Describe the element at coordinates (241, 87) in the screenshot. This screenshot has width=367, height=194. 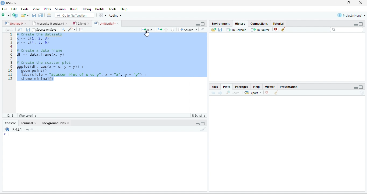
I see `Packages` at that location.